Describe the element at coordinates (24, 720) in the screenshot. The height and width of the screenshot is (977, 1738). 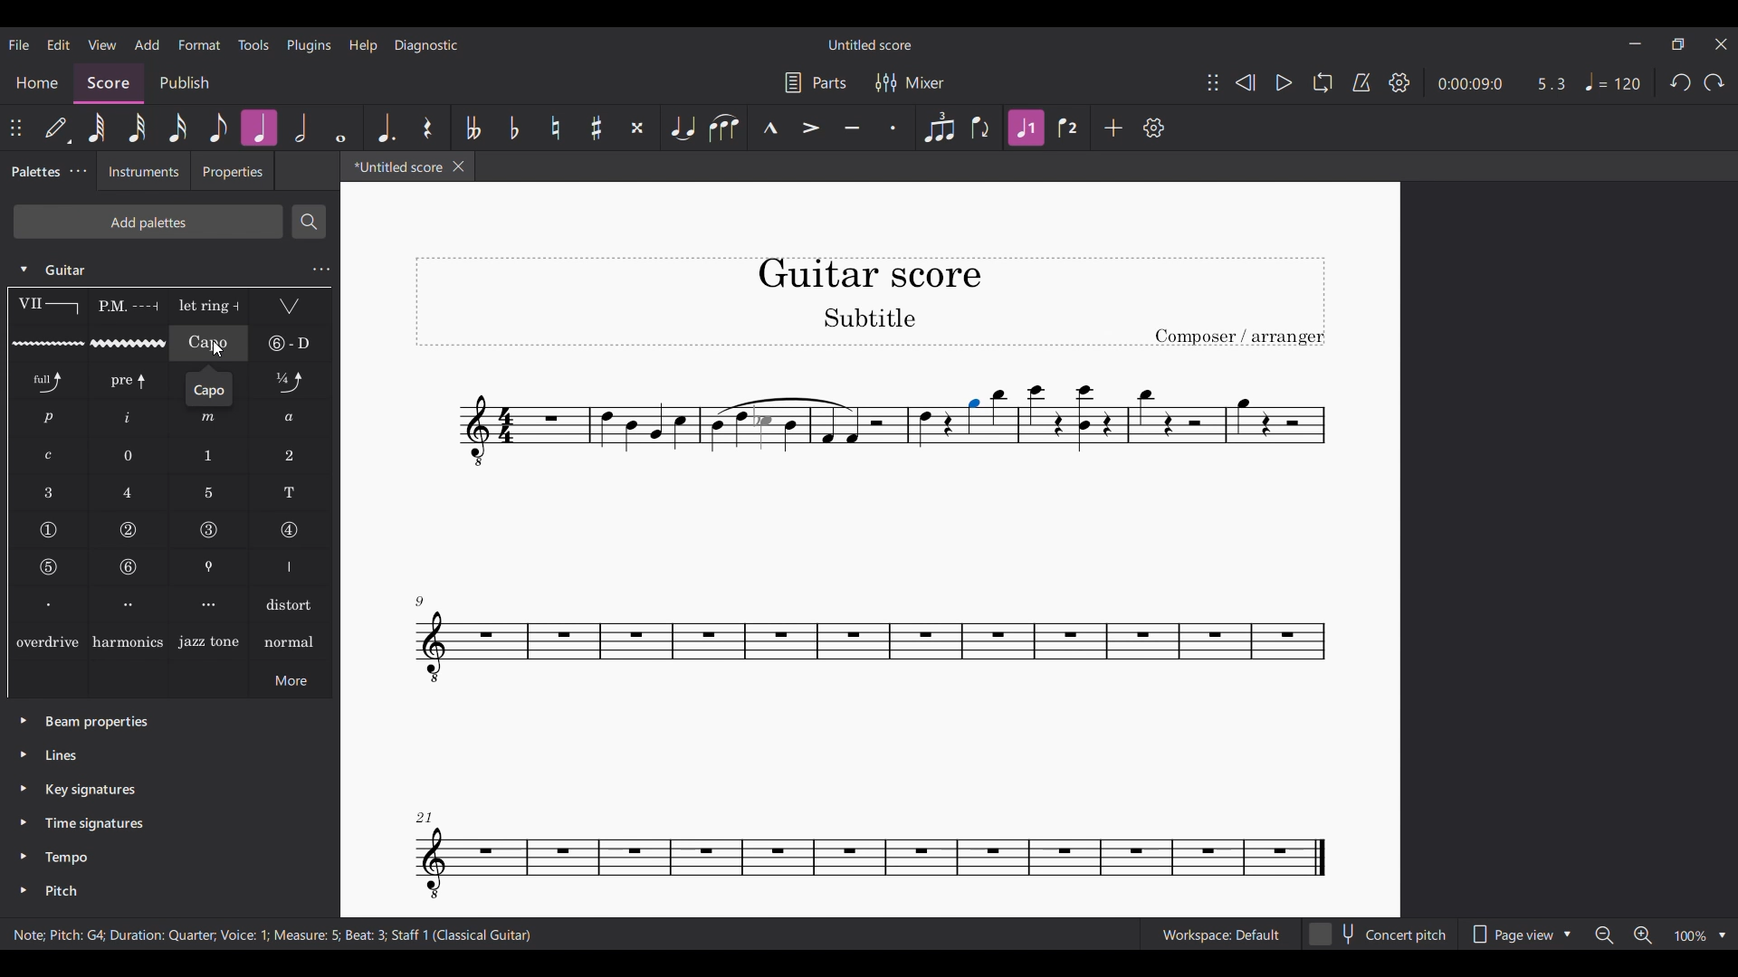
I see `Click to expand beam properties` at that location.